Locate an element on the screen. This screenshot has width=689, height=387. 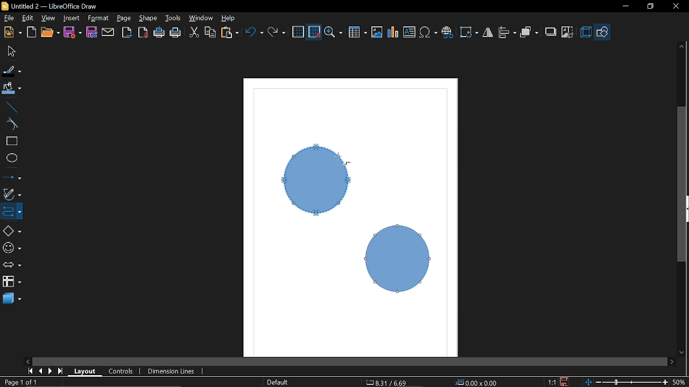
Format is located at coordinates (97, 19).